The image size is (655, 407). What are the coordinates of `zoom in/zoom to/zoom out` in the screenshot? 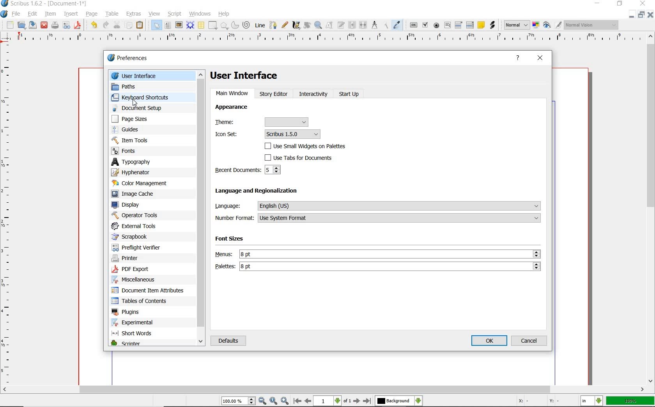 It's located at (255, 401).